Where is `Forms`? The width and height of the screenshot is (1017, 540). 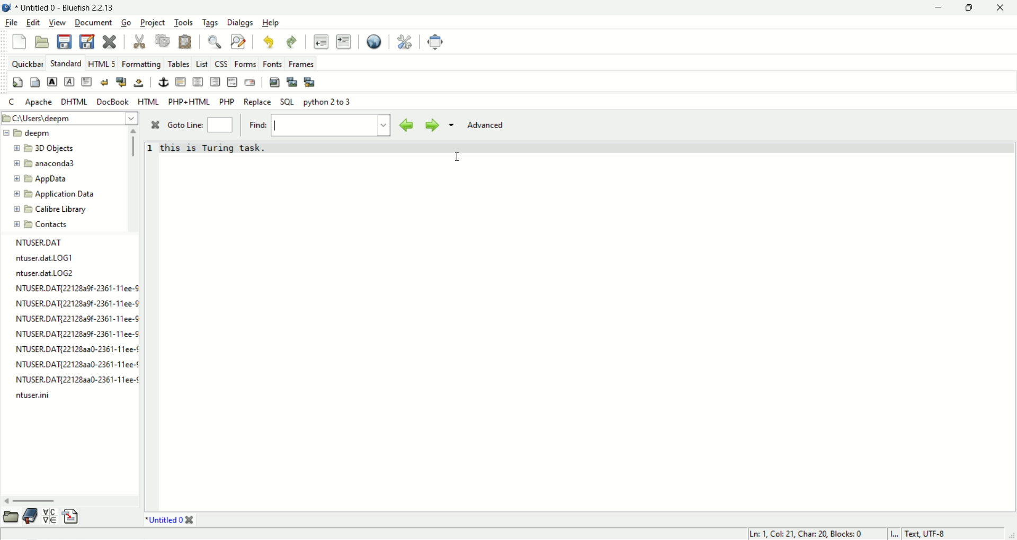
Forms is located at coordinates (246, 64).